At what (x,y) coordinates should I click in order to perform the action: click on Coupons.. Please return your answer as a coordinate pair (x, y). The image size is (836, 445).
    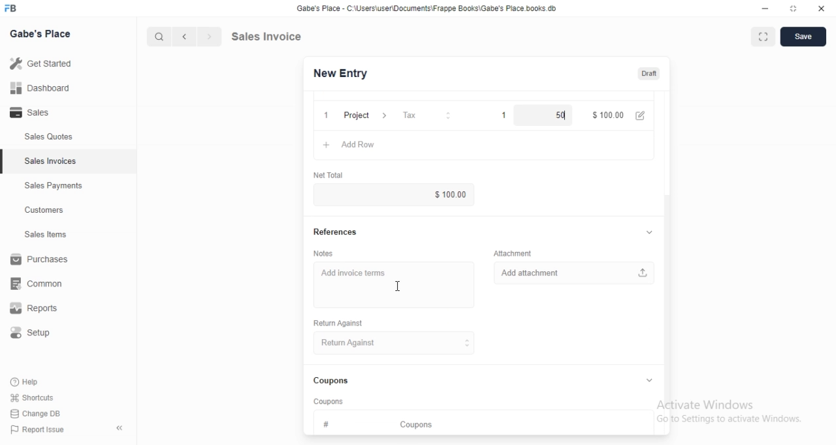
    Looking at the image, I should click on (332, 381).